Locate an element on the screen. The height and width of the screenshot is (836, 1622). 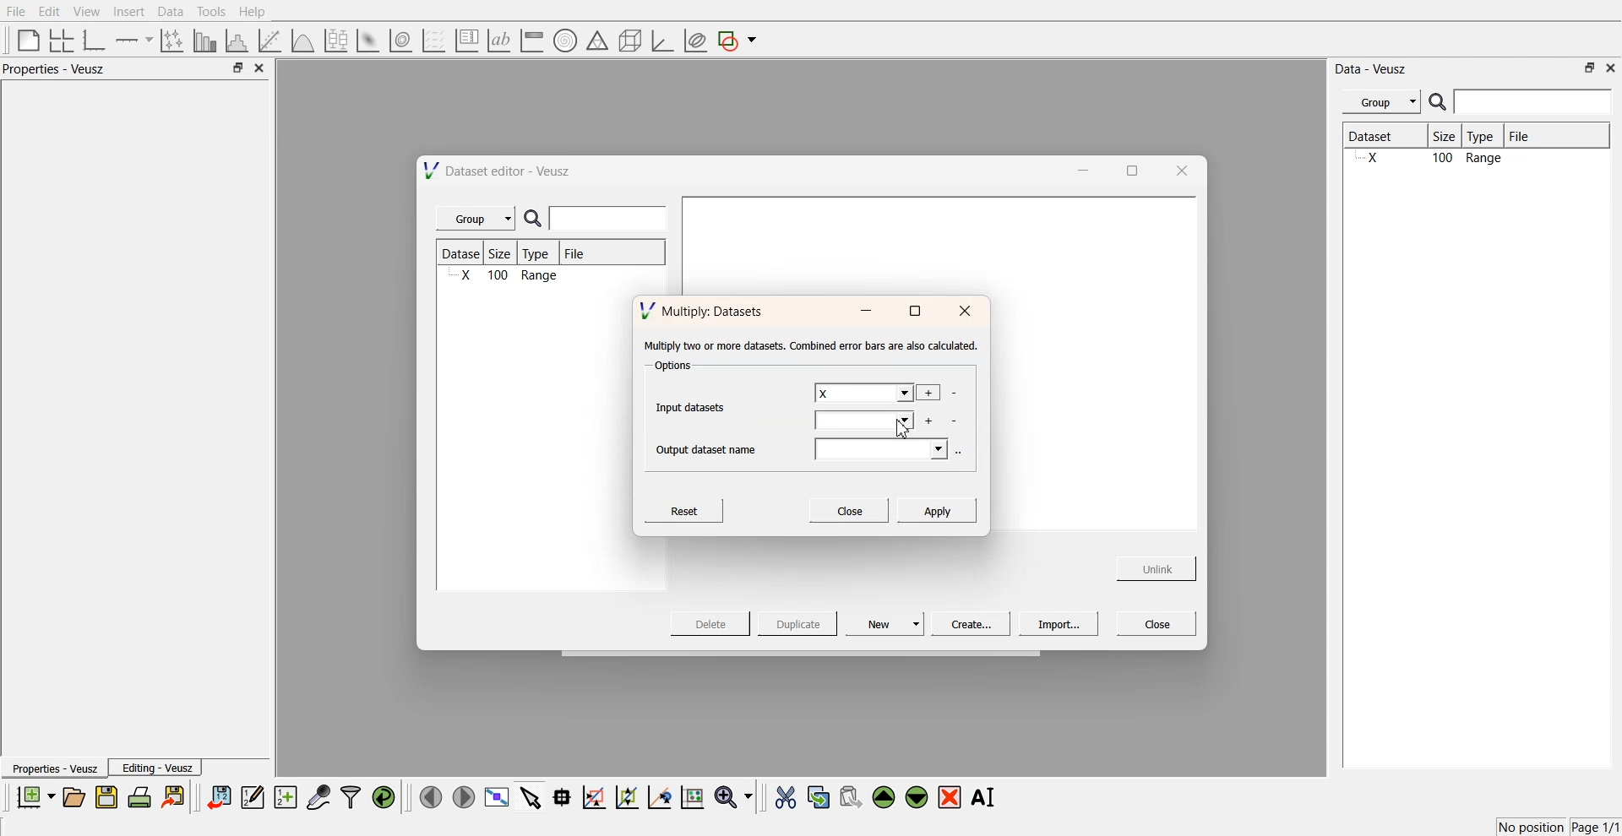
Edit is located at coordinates (50, 11).